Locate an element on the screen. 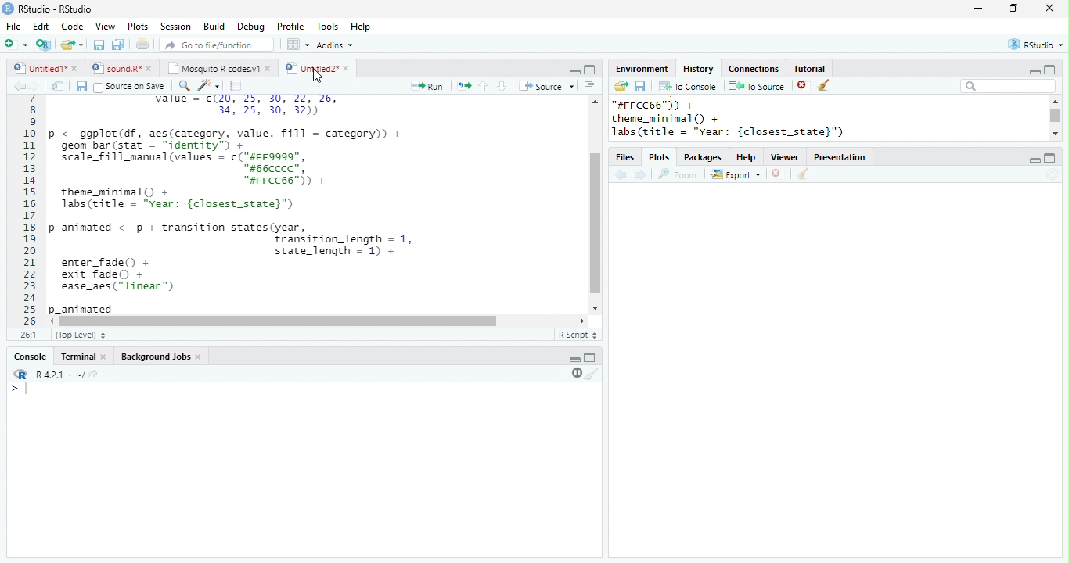  open folder is located at coordinates (621, 86).